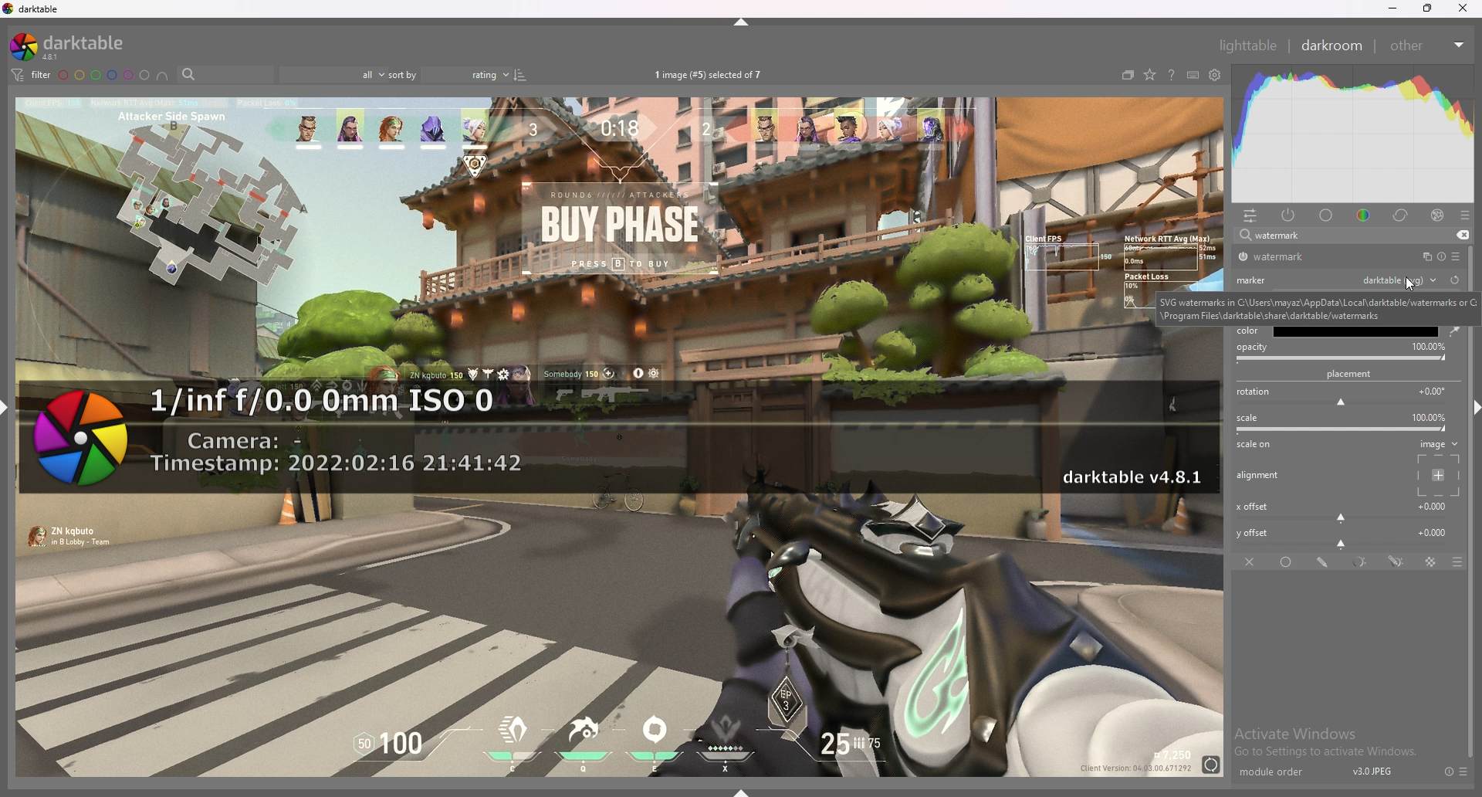 The image size is (1482, 797). I want to click on image, so click(1436, 467).